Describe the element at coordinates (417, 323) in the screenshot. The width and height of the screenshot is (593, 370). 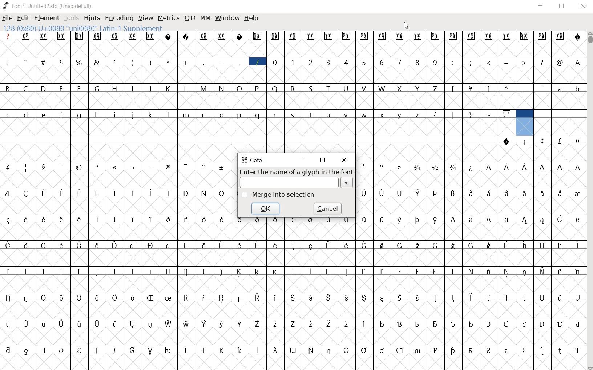
I see `Symbol` at that location.